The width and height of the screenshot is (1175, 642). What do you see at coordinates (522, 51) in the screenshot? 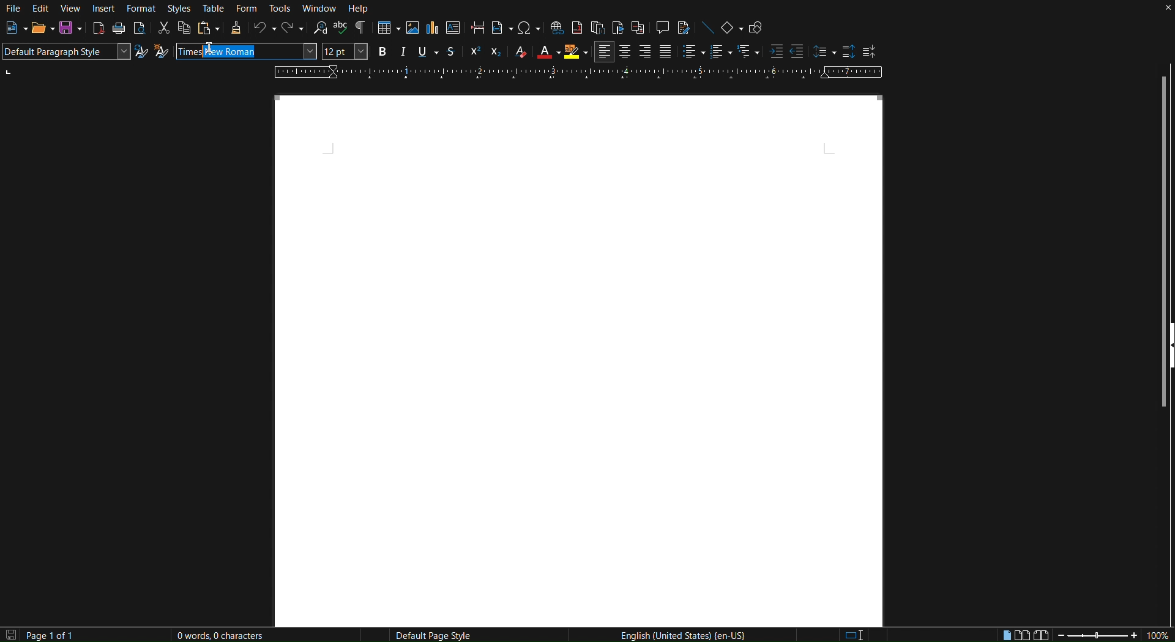
I see `Clear Formatting` at bounding box center [522, 51].